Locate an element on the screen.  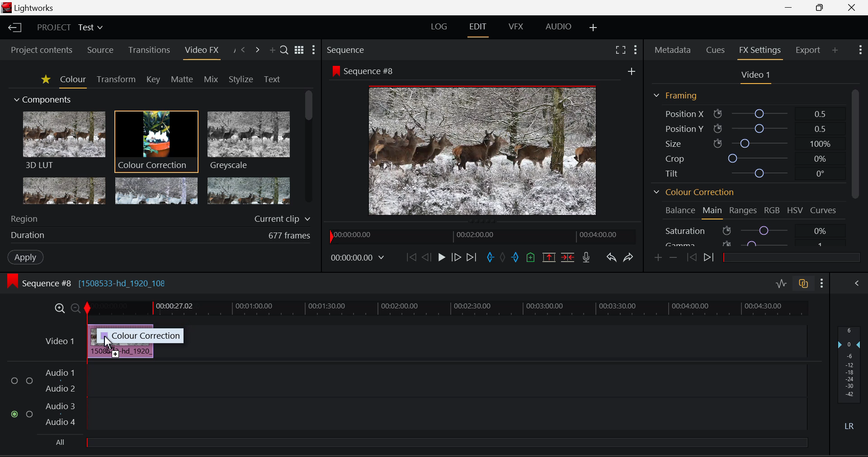
Go Back is located at coordinates (426, 257).